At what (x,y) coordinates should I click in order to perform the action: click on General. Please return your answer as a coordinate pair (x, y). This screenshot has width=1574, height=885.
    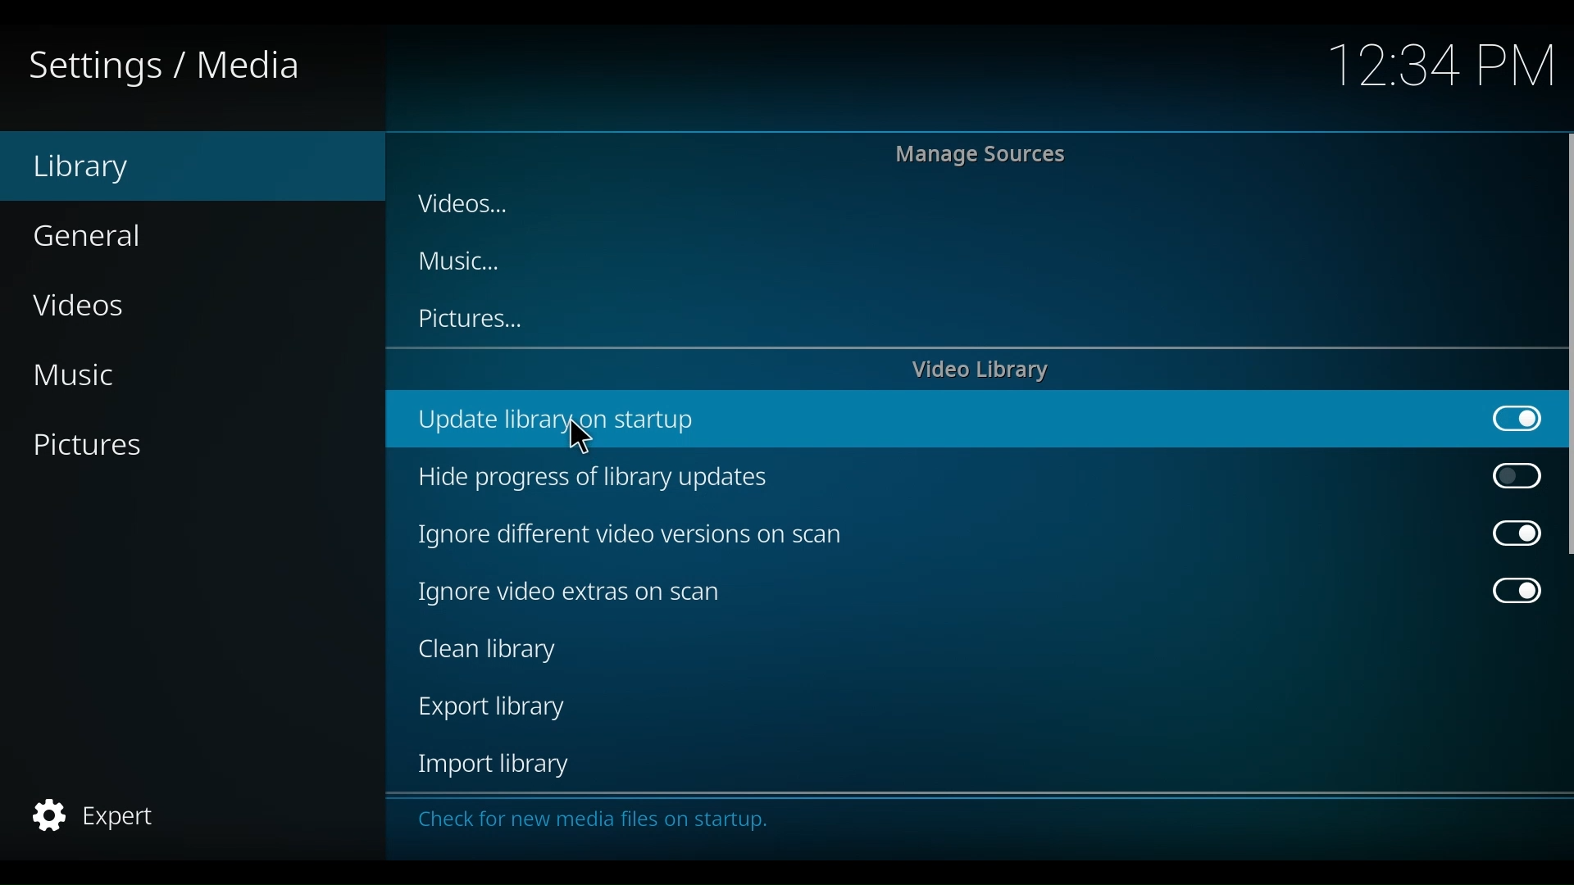
    Looking at the image, I should click on (98, 234).